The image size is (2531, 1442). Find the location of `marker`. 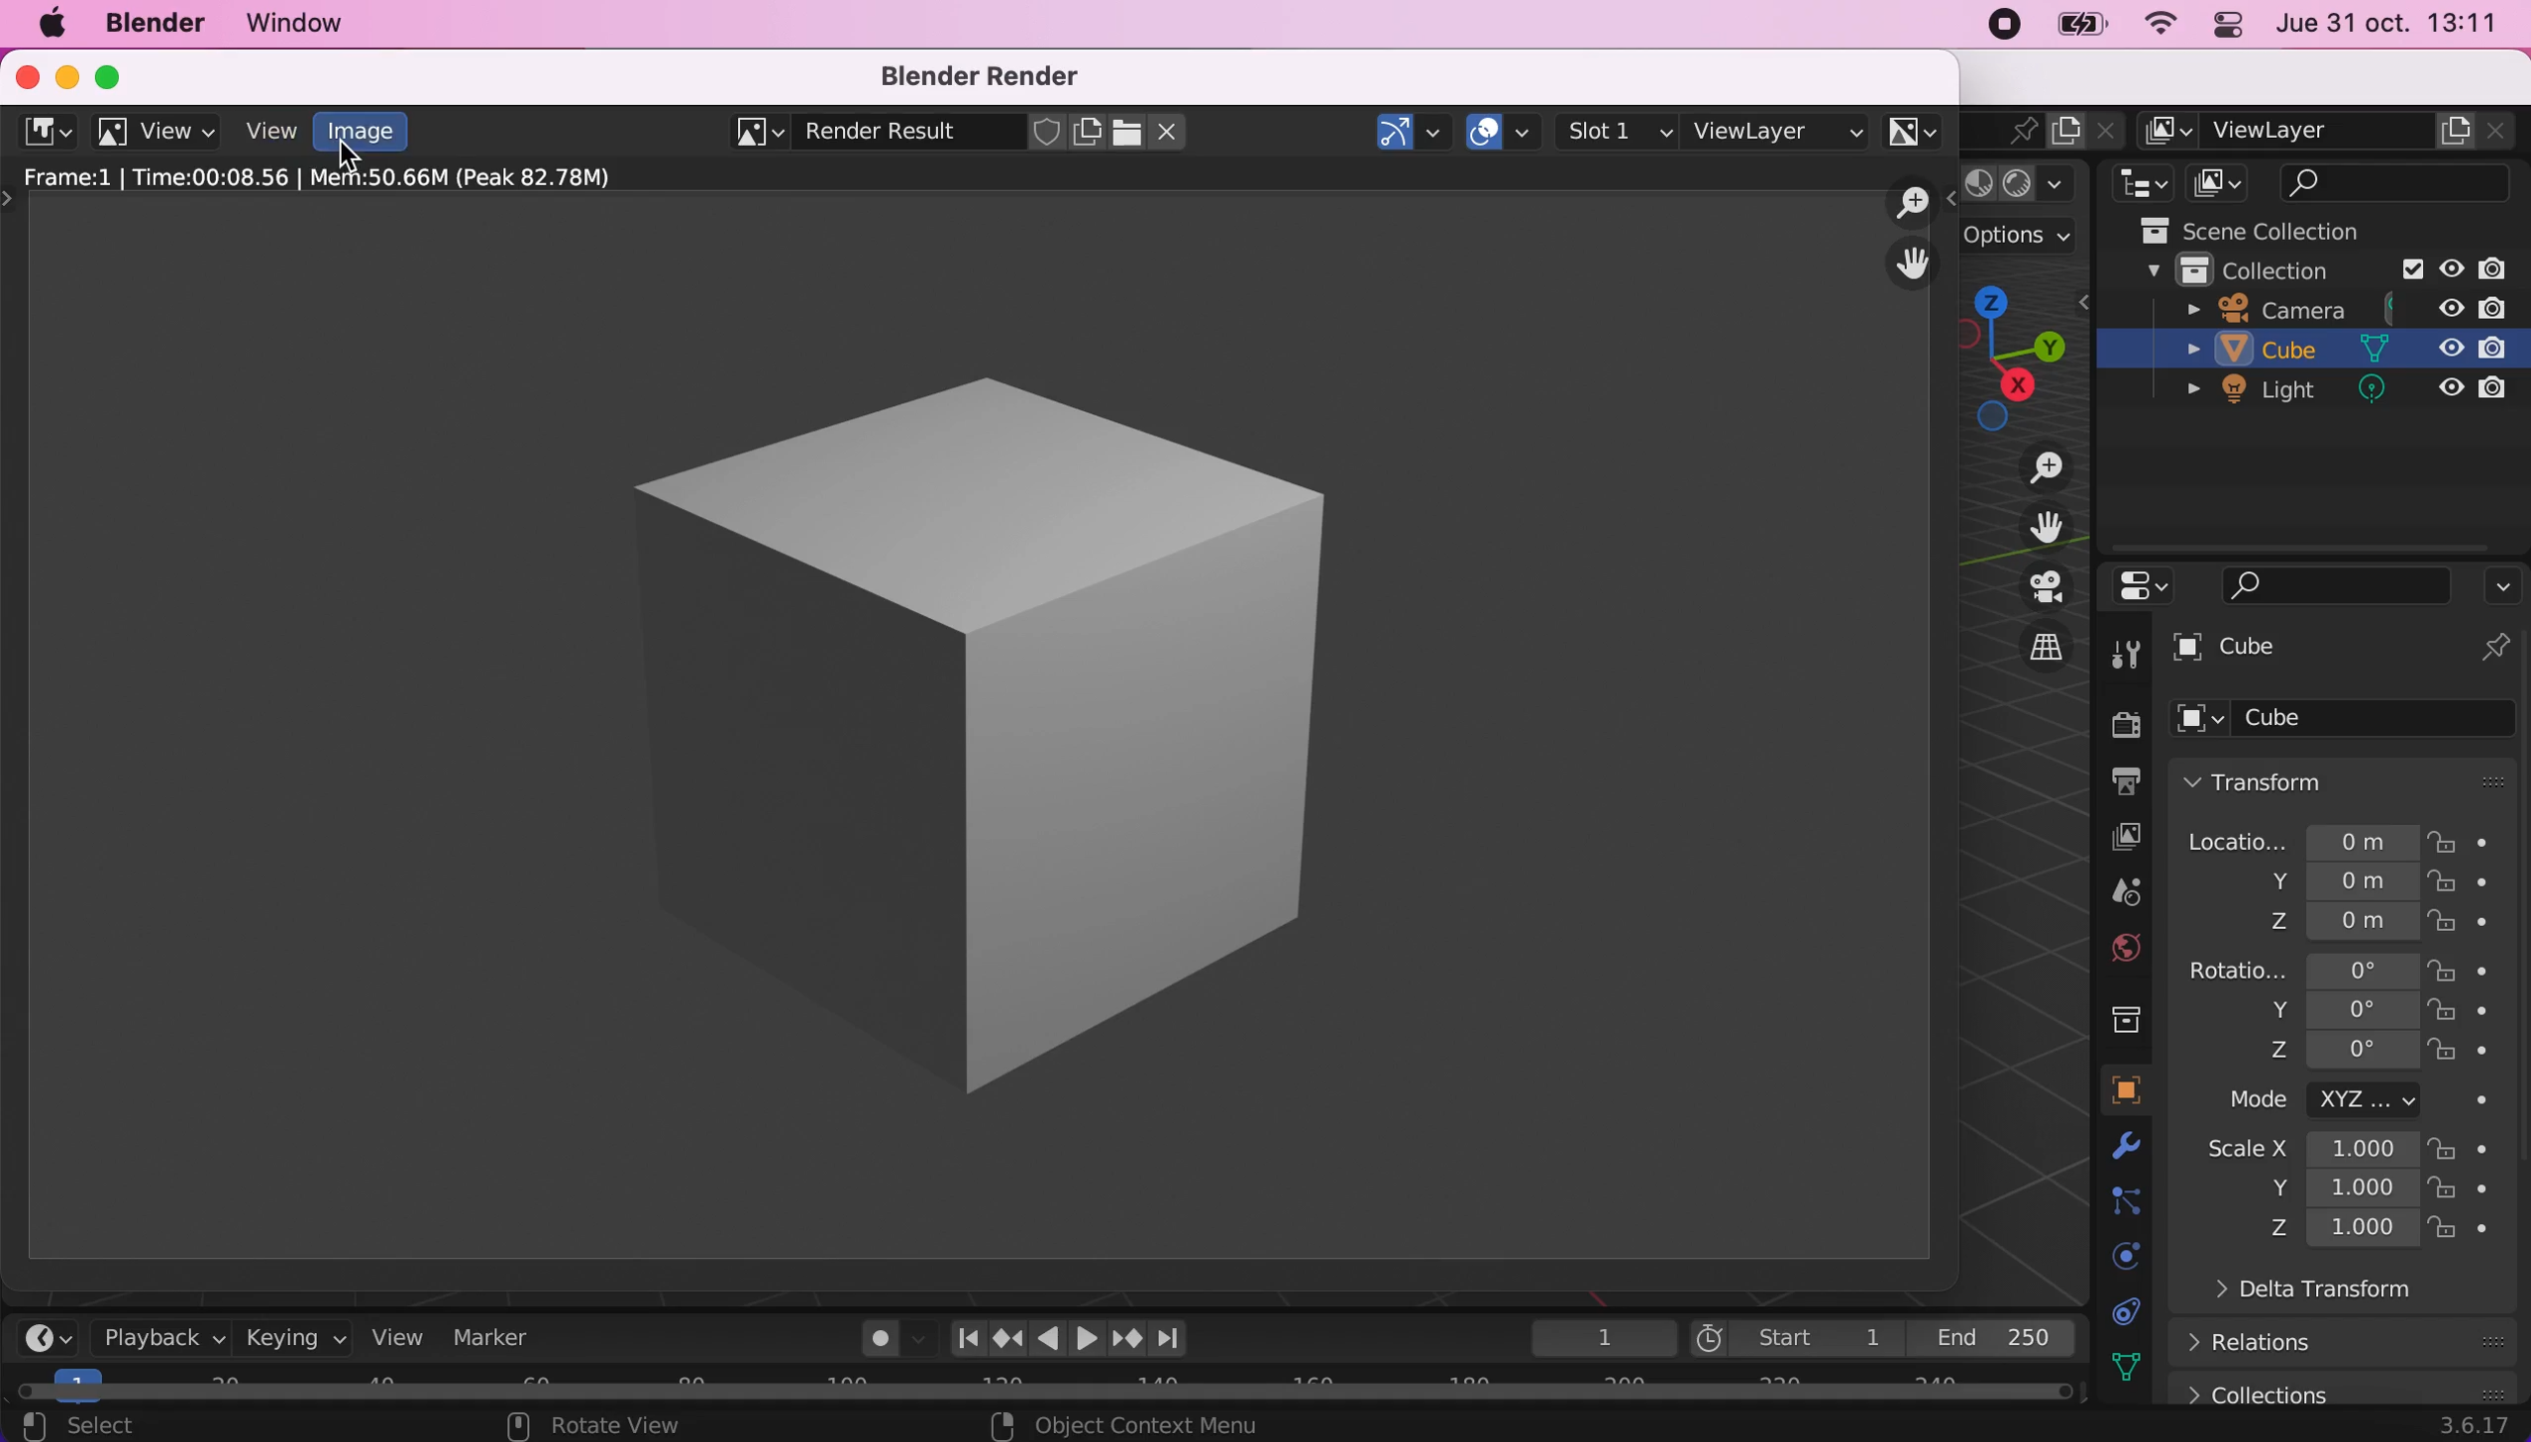

marker is located at coordinates (506, 1340).